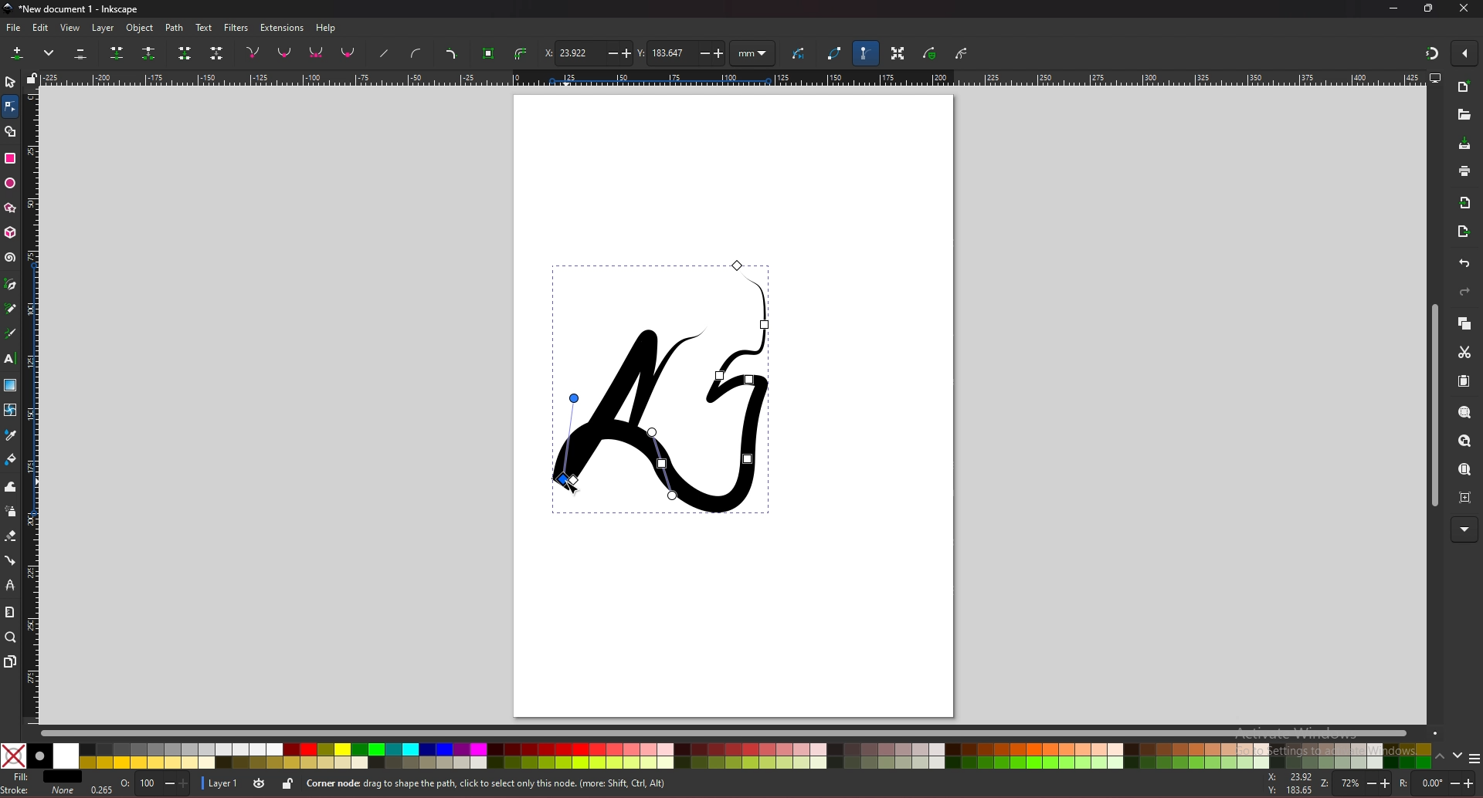  I want to click on units, so click(753, 54).